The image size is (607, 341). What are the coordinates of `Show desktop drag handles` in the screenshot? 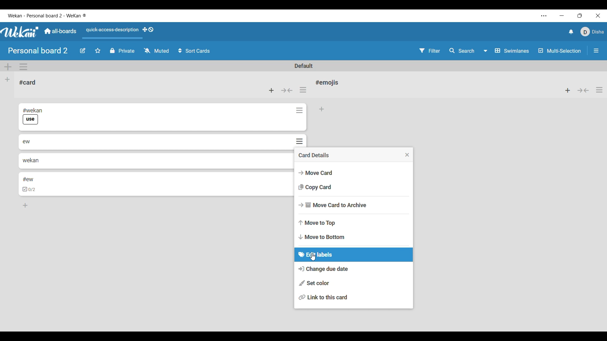 It's located at (148, 29).